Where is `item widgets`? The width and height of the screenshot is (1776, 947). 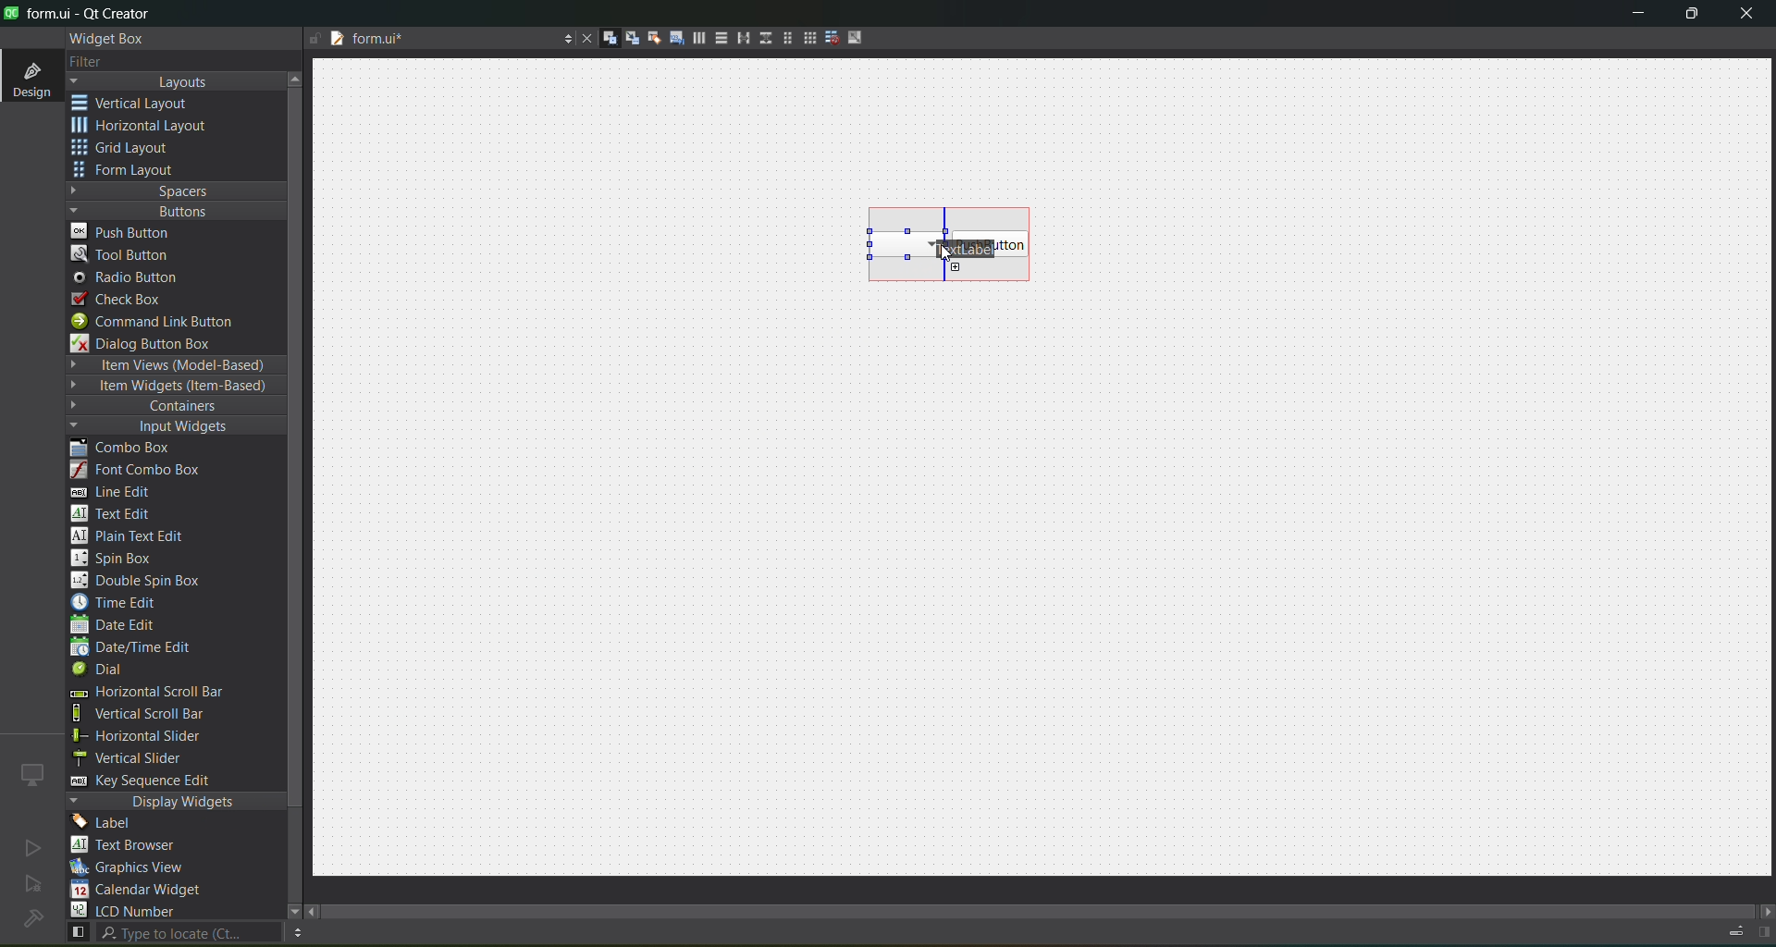
item widgets is located at coordinates (172, 387).